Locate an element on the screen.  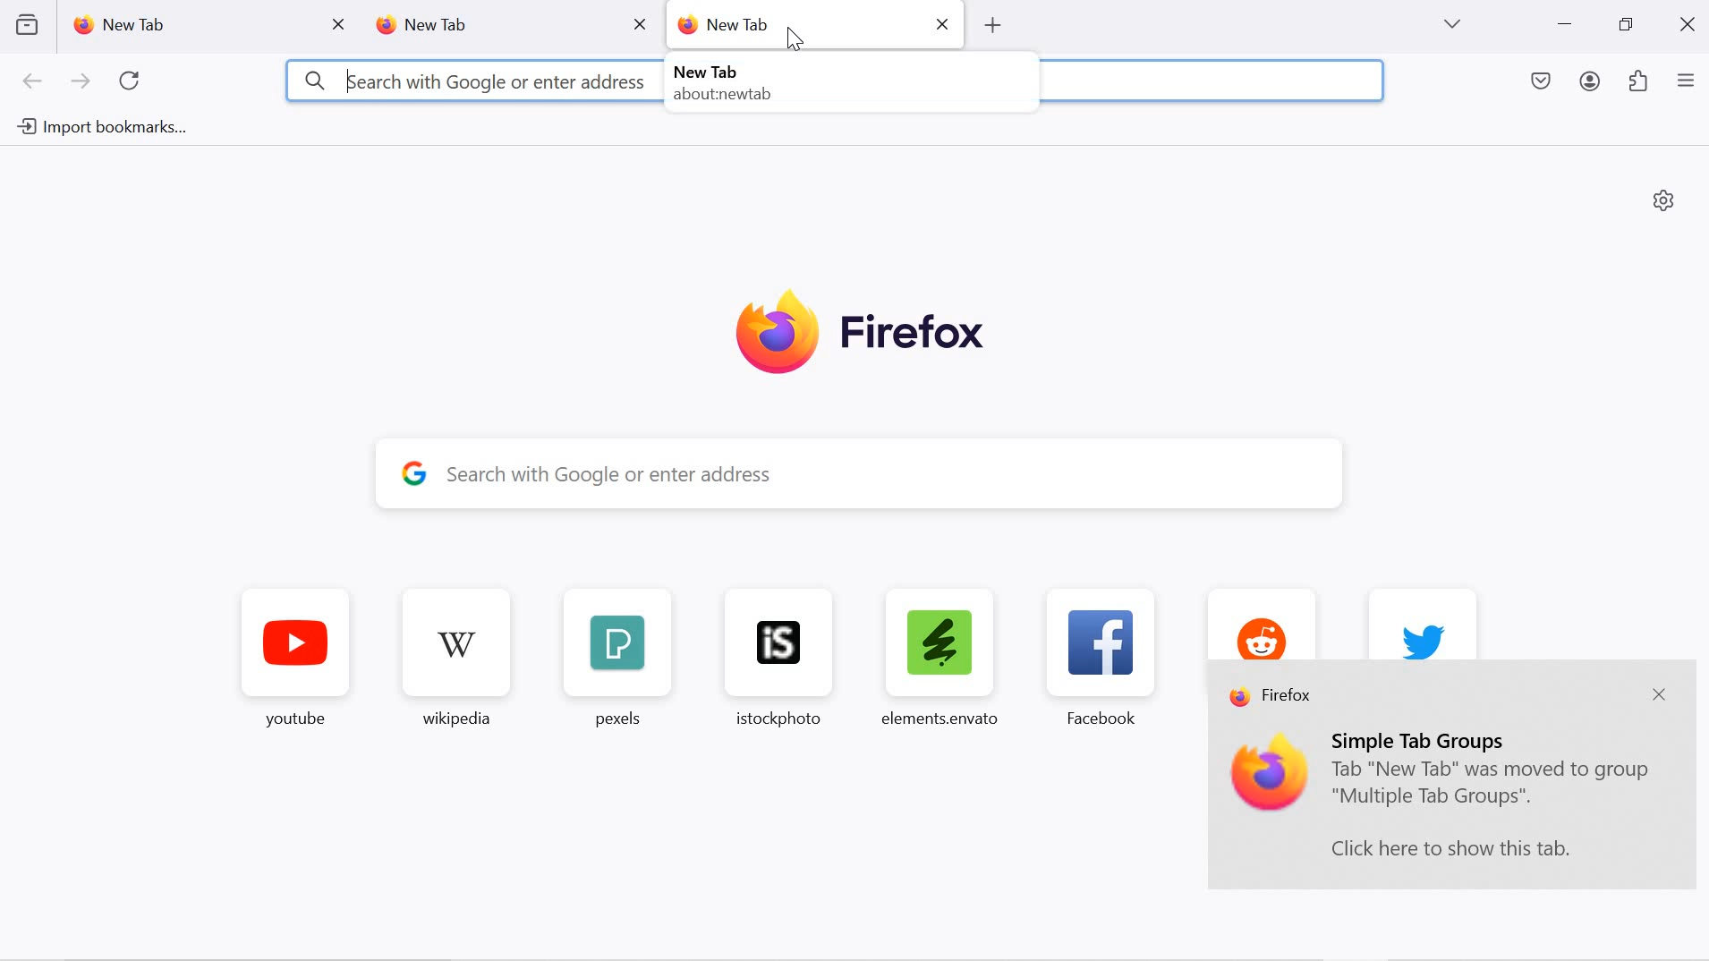
close tab is located at coordinates (340, 25).